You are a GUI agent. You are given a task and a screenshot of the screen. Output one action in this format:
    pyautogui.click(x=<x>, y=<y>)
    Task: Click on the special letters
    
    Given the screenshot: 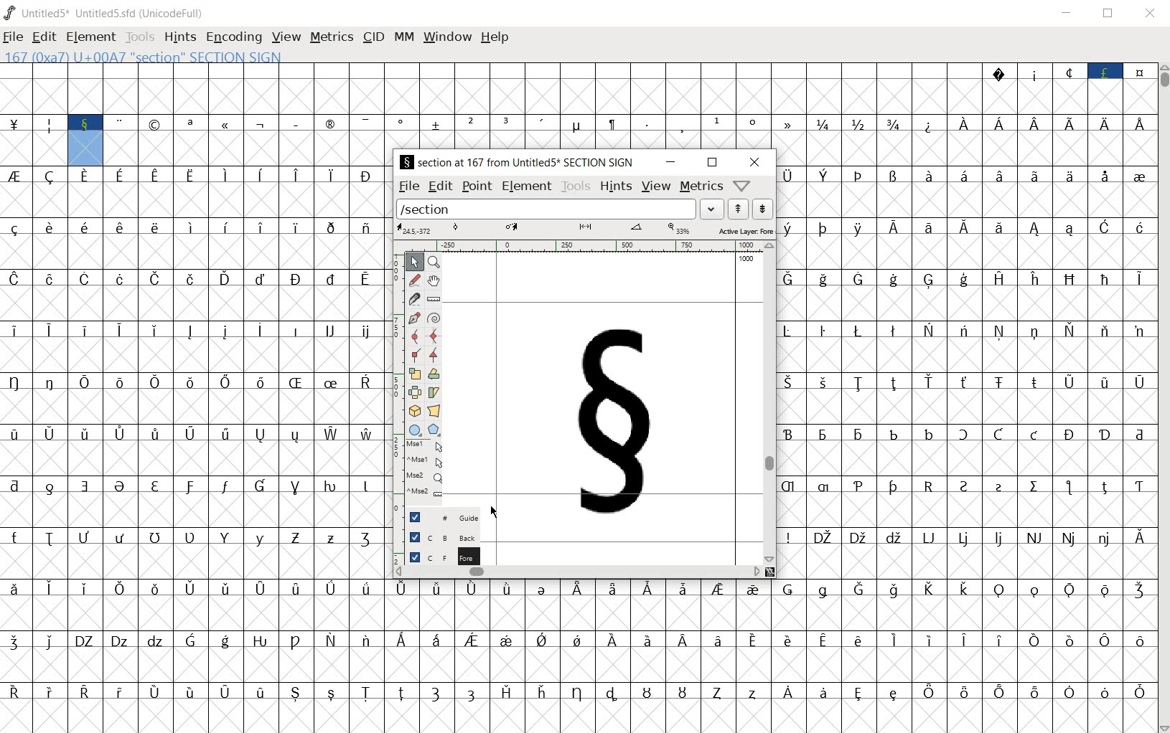 What is the action you would take?
    pyautogui.click(x=966, y=329)
    